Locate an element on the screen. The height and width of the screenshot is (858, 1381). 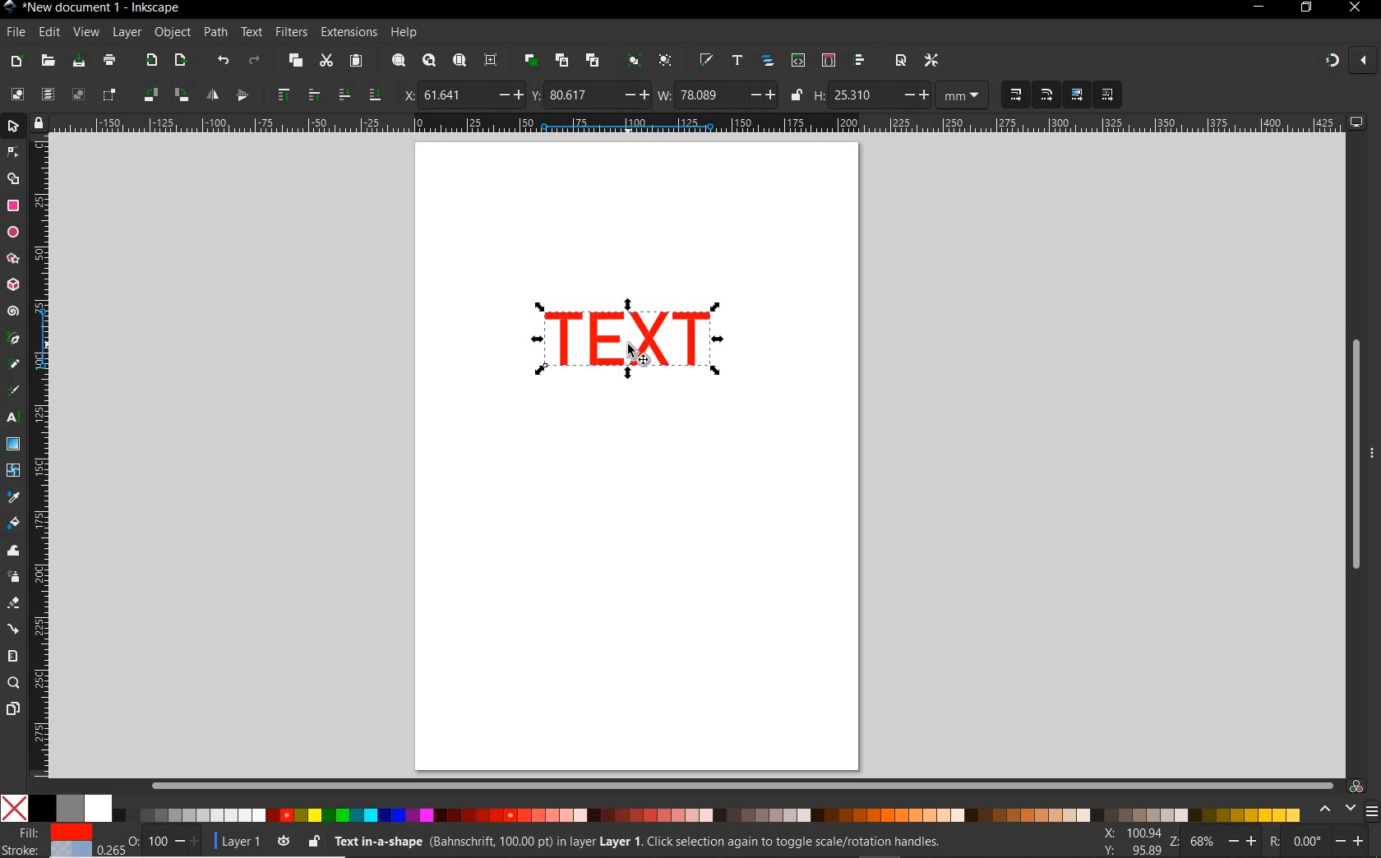
unlink code is located at coordinates (589, 60).